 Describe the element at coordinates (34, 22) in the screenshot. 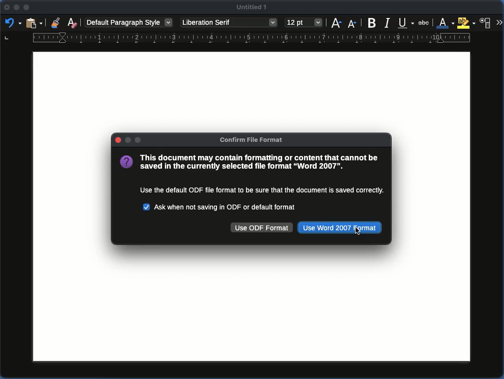

I see `Clipboard` at that location.